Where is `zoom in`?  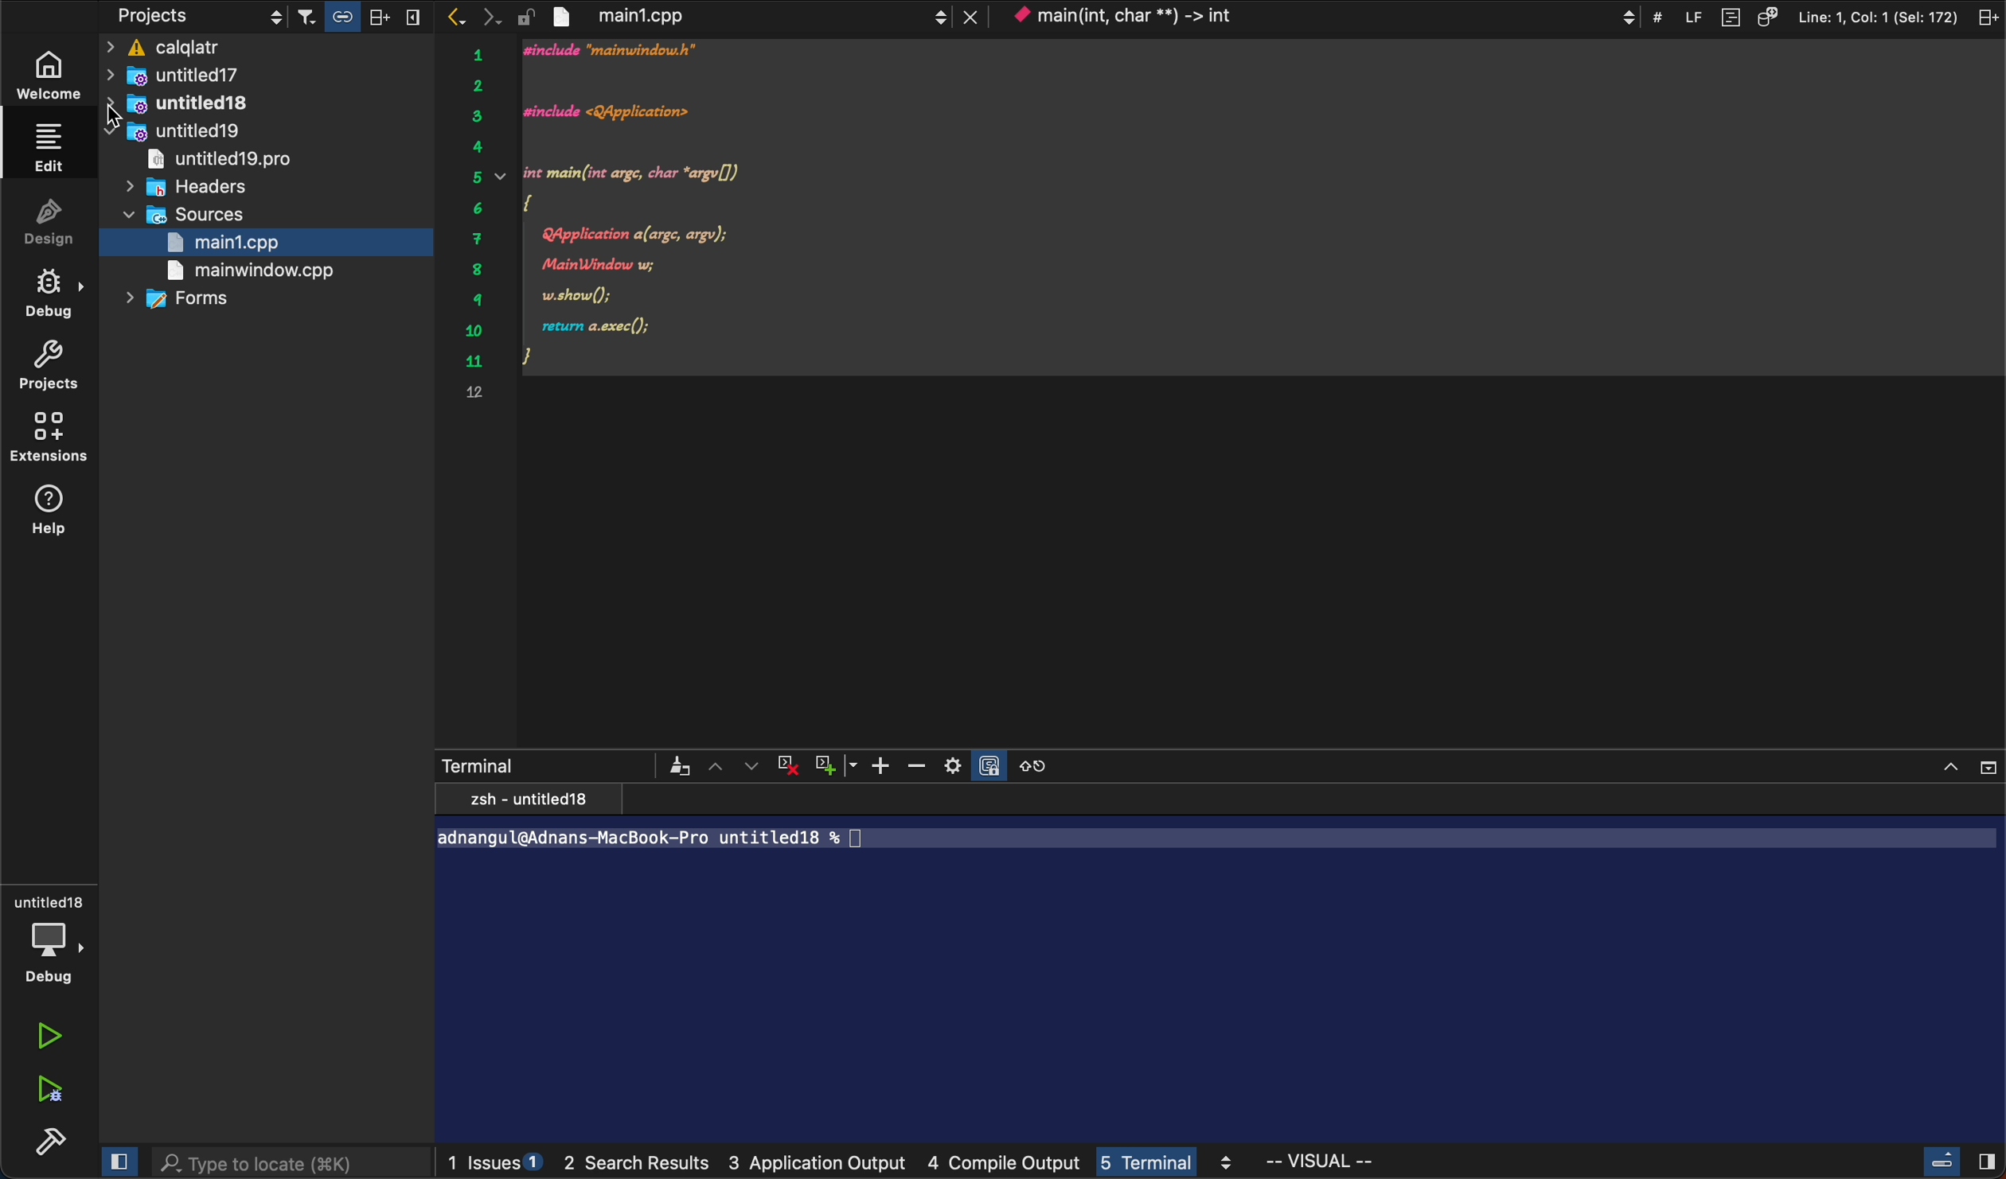 zoom in is located at coordinates (884, 765).